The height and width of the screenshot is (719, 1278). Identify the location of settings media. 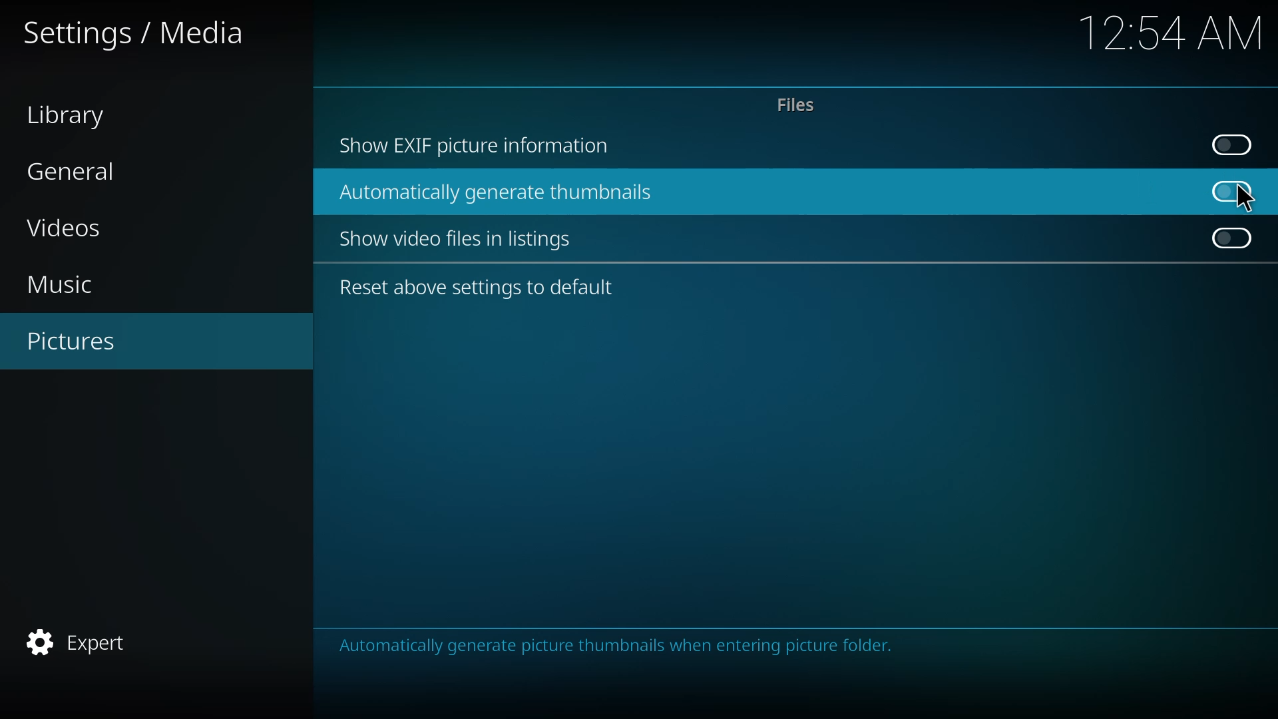
(137, 33).